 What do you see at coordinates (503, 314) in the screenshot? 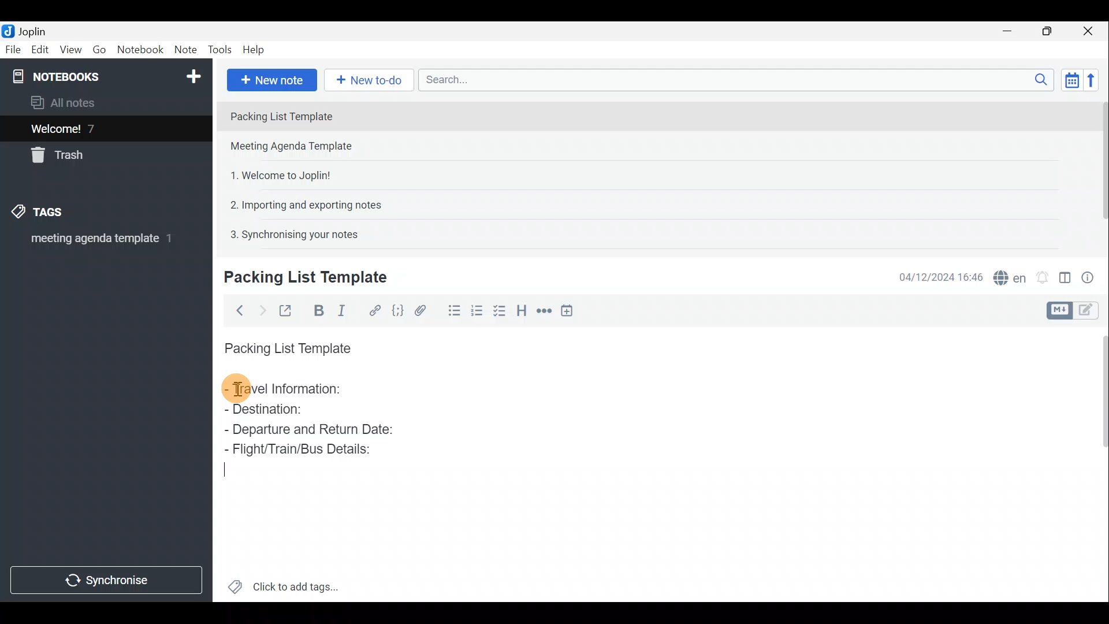
I see `Checkbox` at bounding box center [503, 314].